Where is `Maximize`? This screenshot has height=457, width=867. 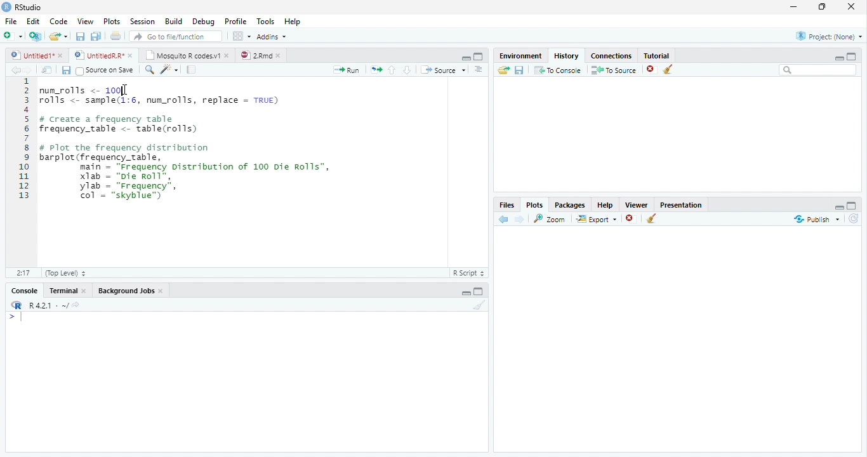 Maximize is located at coordinates (823, 7).